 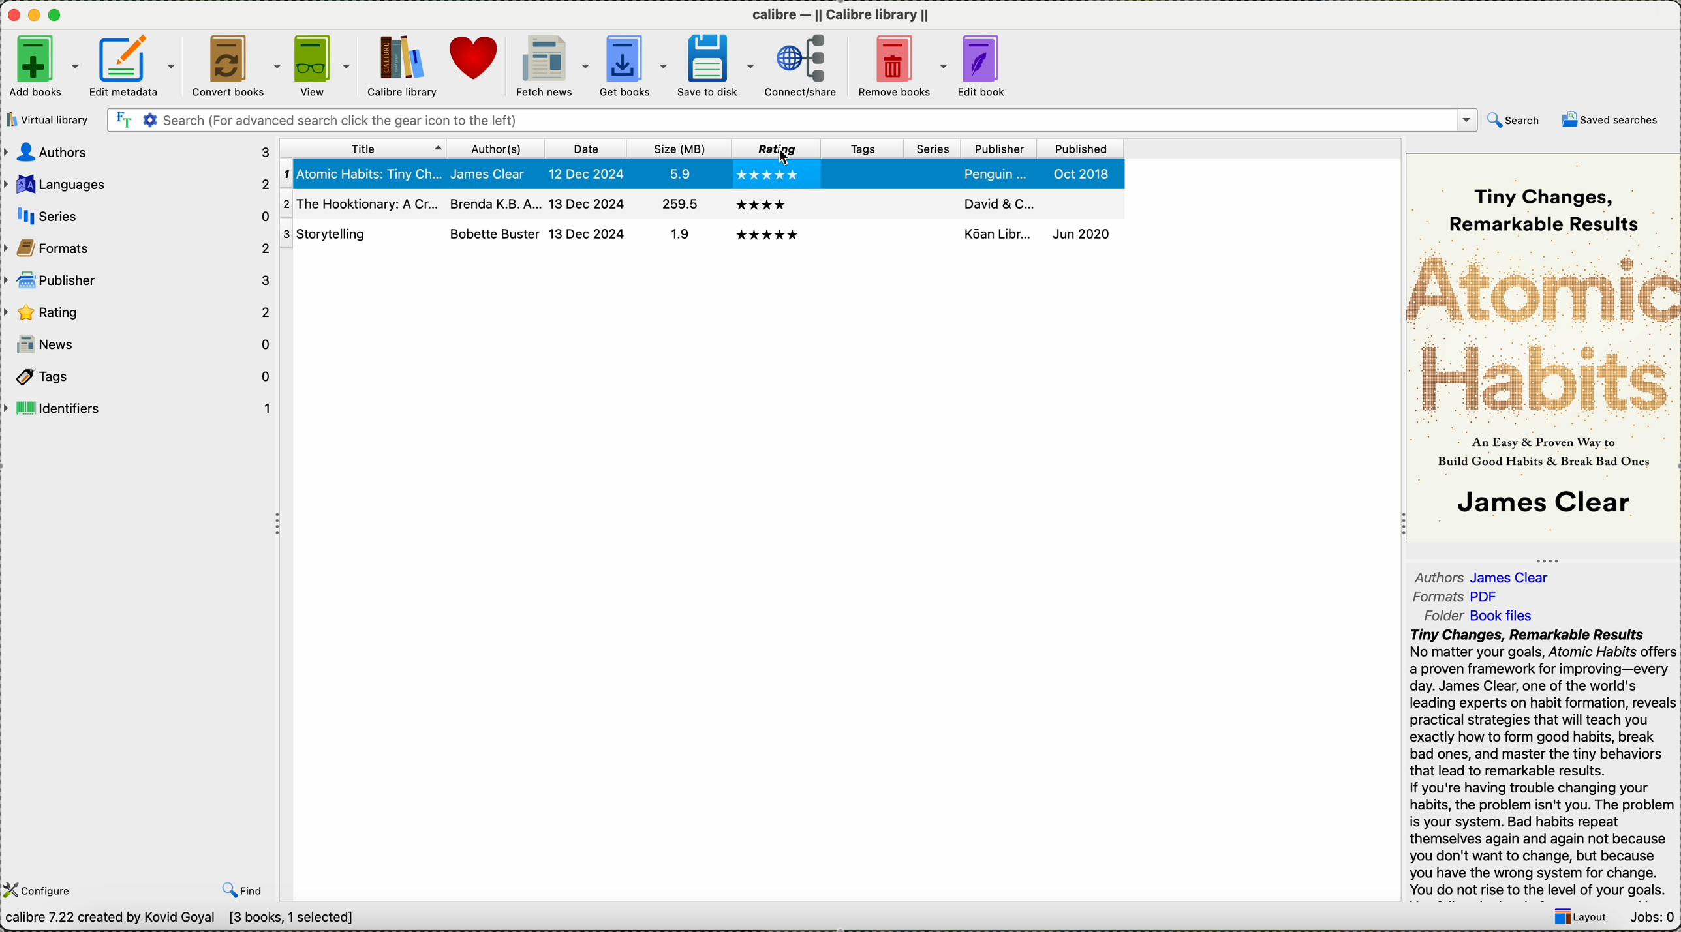 What do you see at coordinates (676, 173) in the screenshot?
I see `5.9` at bounding box center [676, 173].